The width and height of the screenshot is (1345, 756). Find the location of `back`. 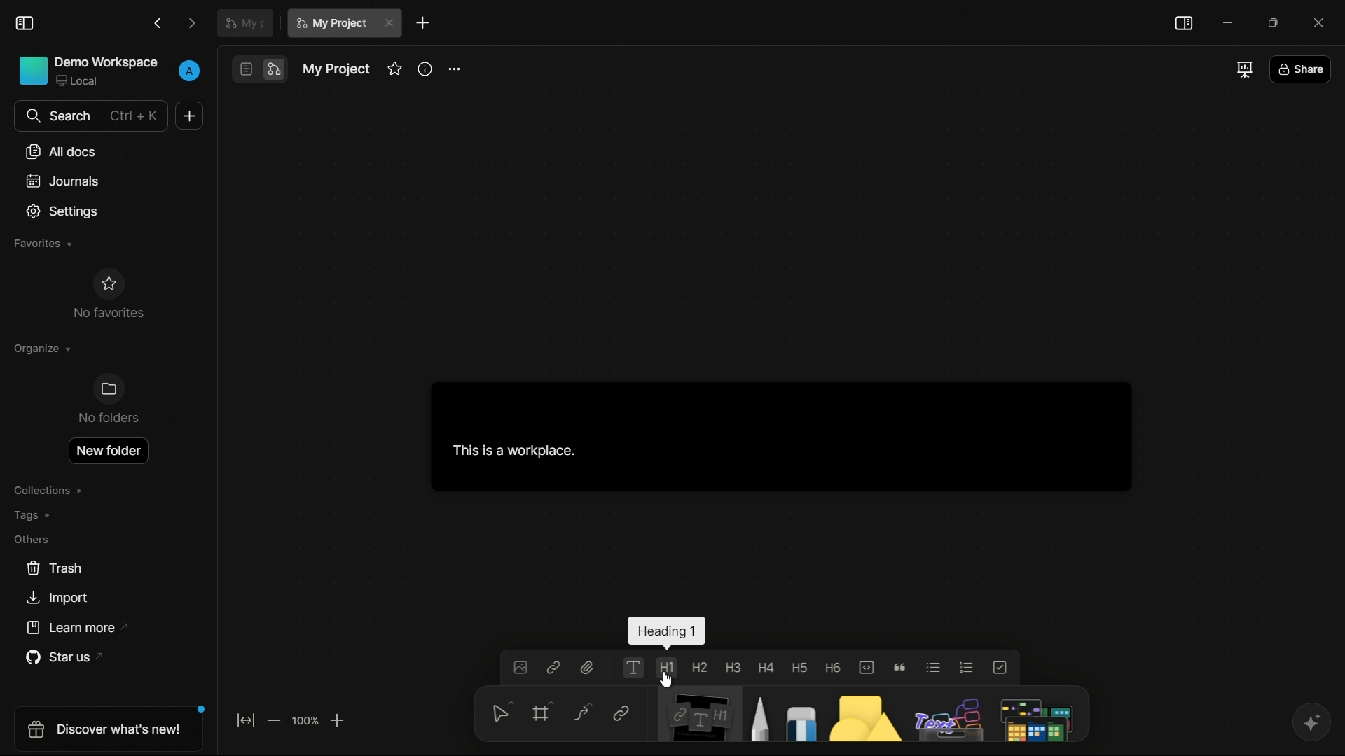

back is located at coordinates (159, 22).